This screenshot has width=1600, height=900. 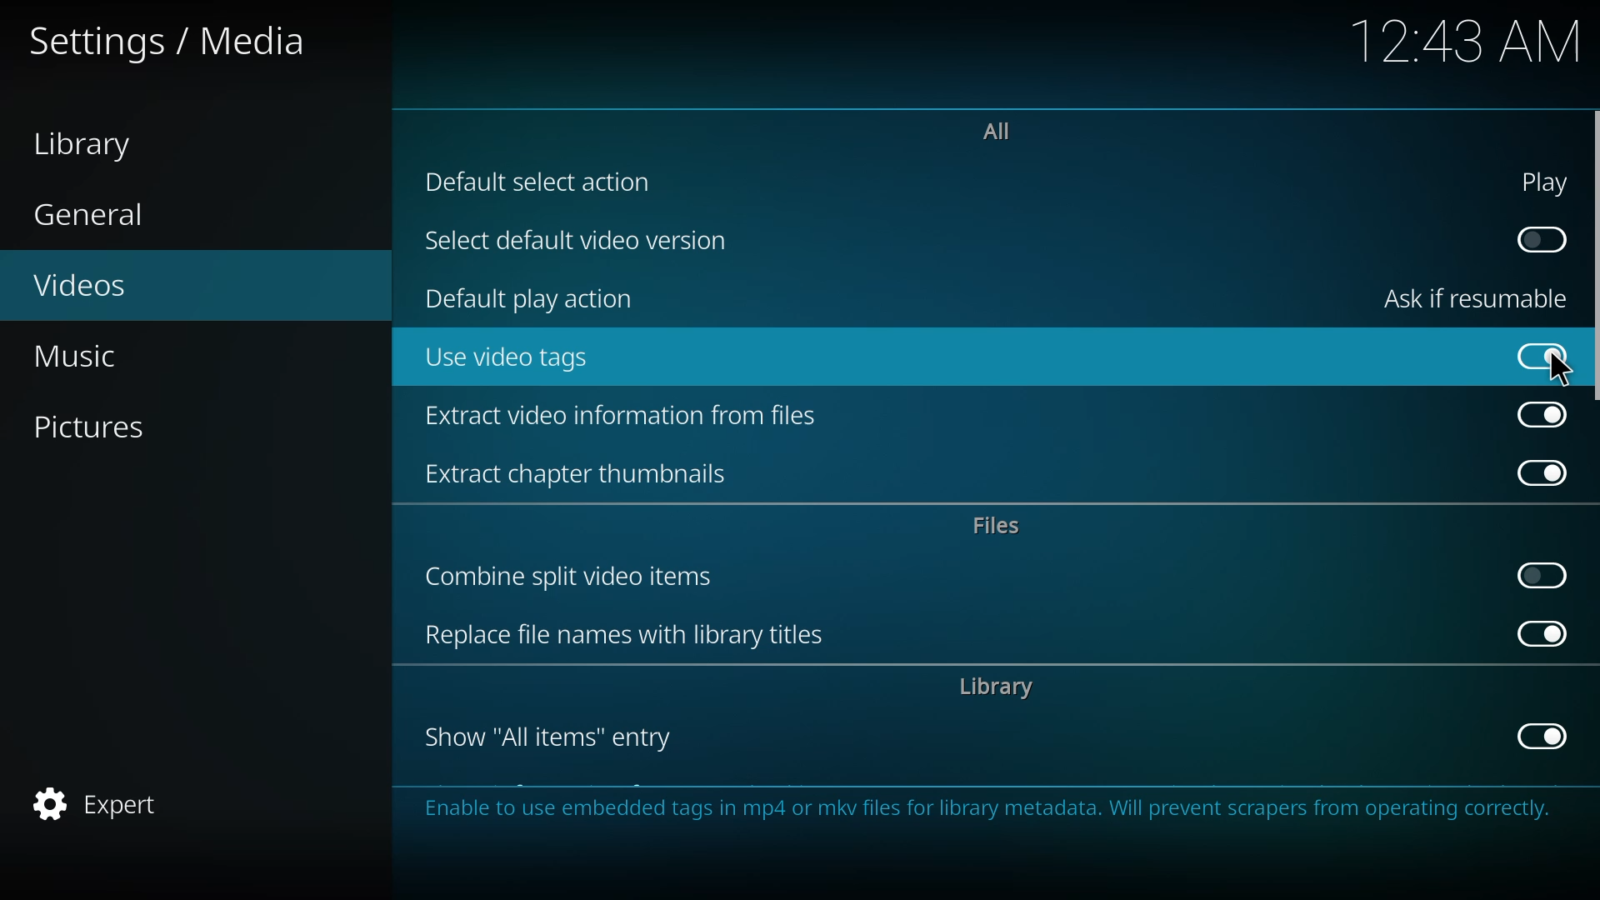 I want to click on music, so click(x=87, y=358).